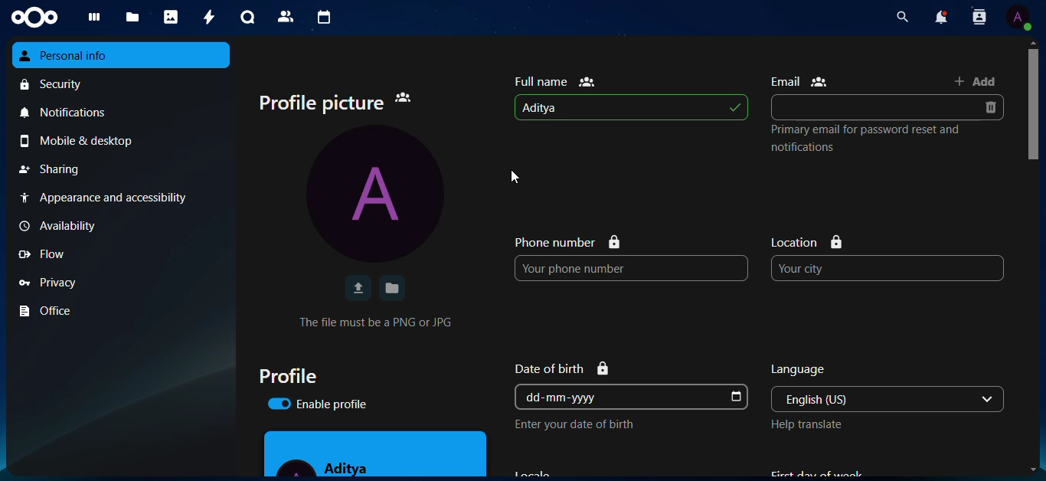 The width and height of the screenshot is (1046, 481). I want to click on contact, so click(286, 17).